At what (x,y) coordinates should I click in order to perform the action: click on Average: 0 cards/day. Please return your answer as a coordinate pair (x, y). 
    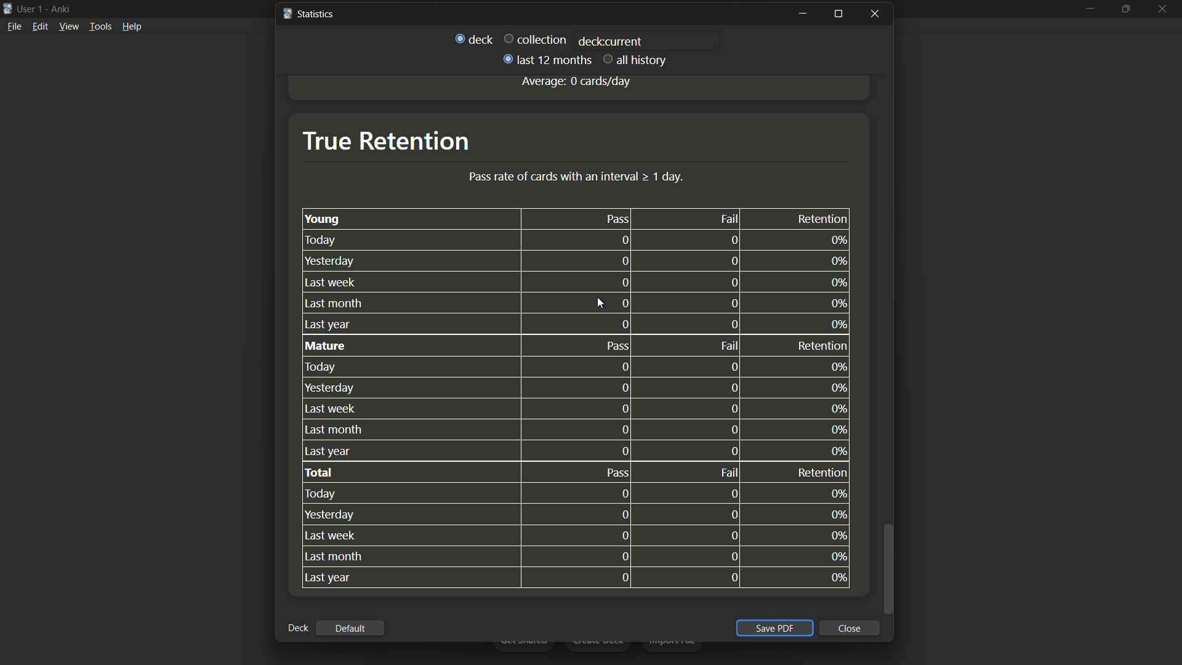
    Looking at the image, I should click on (576, 81).